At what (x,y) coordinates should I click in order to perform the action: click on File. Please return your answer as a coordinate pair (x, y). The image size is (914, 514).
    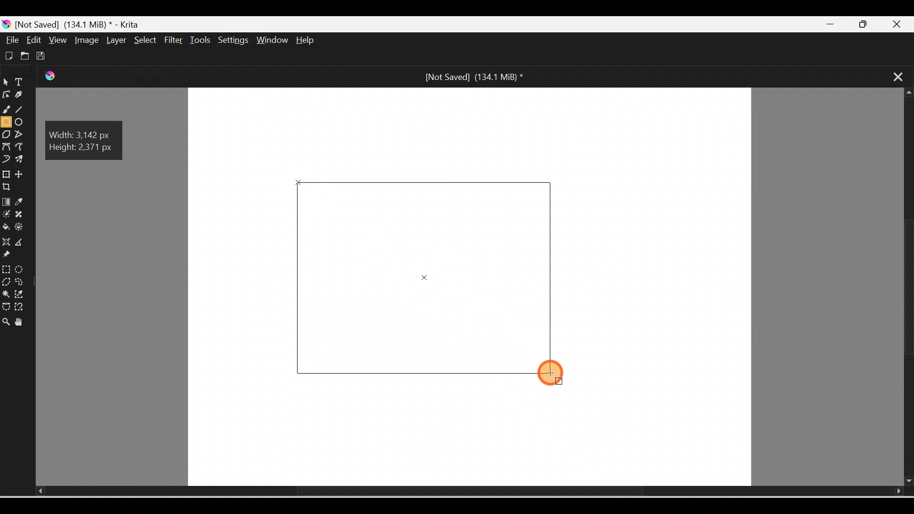
    Looking at the image, I should click on (12, 40).